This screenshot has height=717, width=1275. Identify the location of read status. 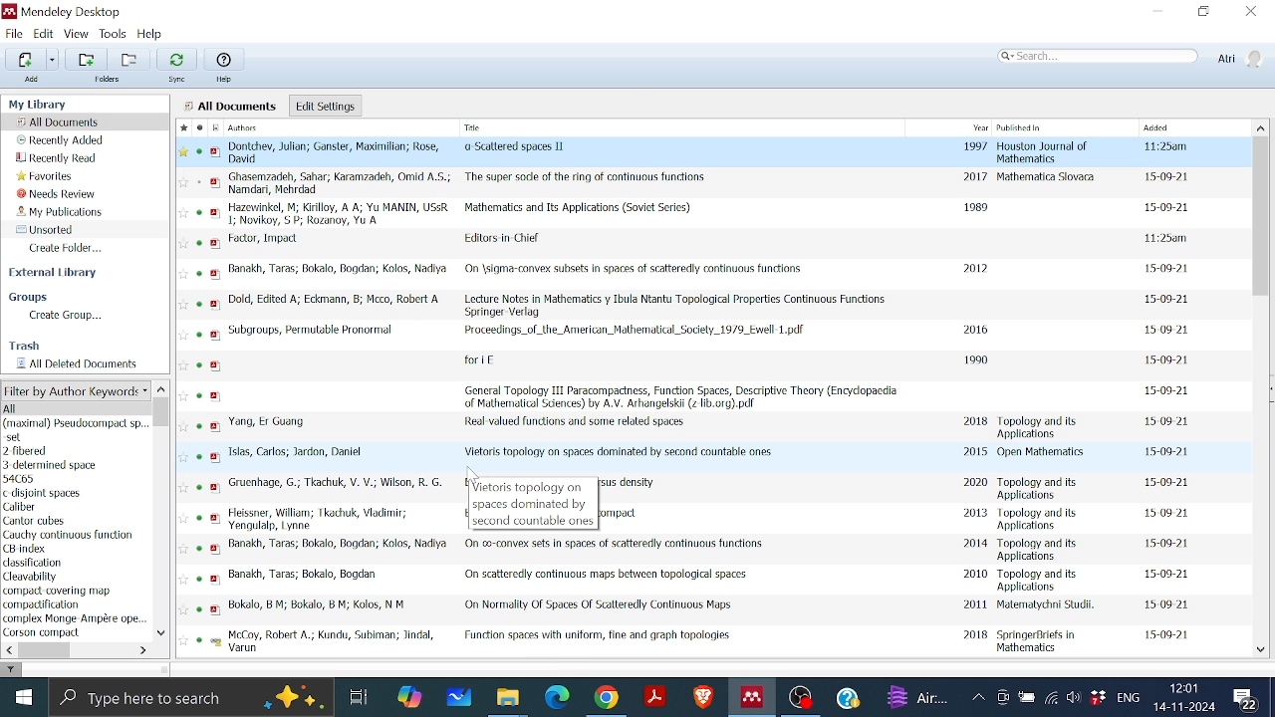
(199, 274).